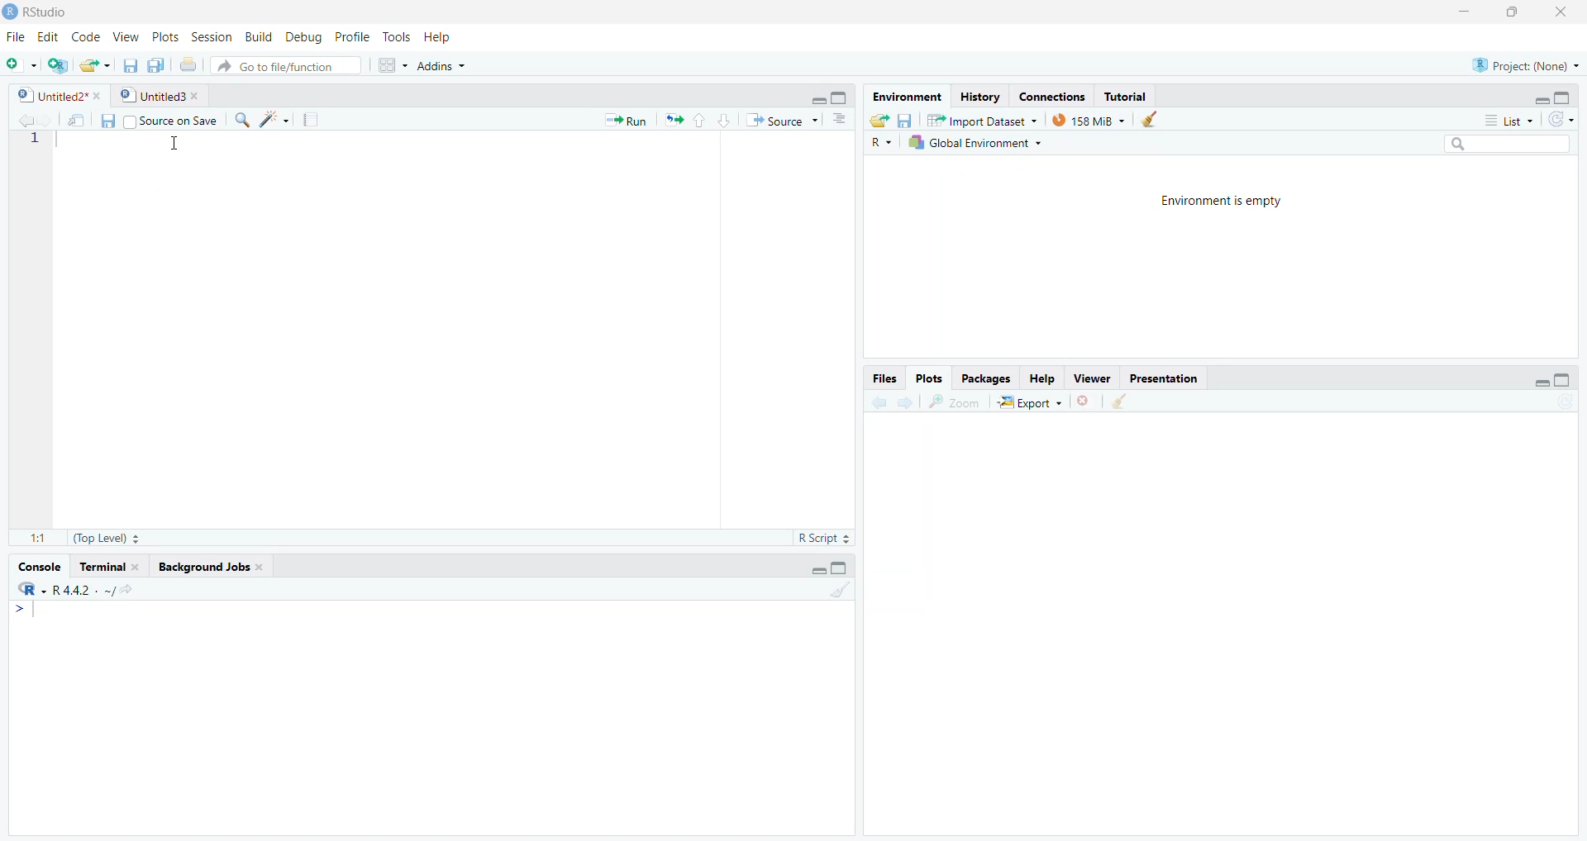 The image size is (1587, 841). What do you see at coordinates (354, 36) in the screenshot?
I see `Profile` at bounding box center [354, 36].